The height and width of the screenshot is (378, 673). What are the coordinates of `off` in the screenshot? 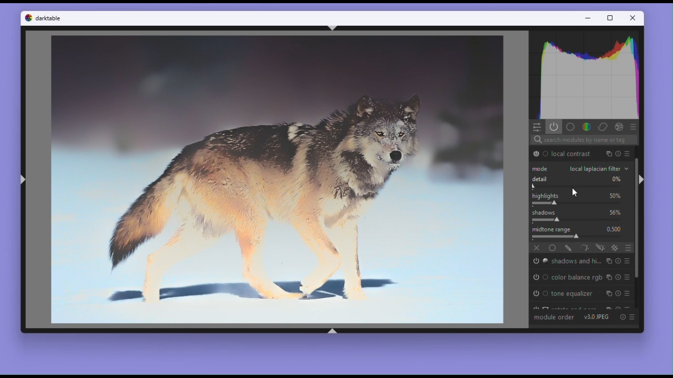 It's located at (537, 247).